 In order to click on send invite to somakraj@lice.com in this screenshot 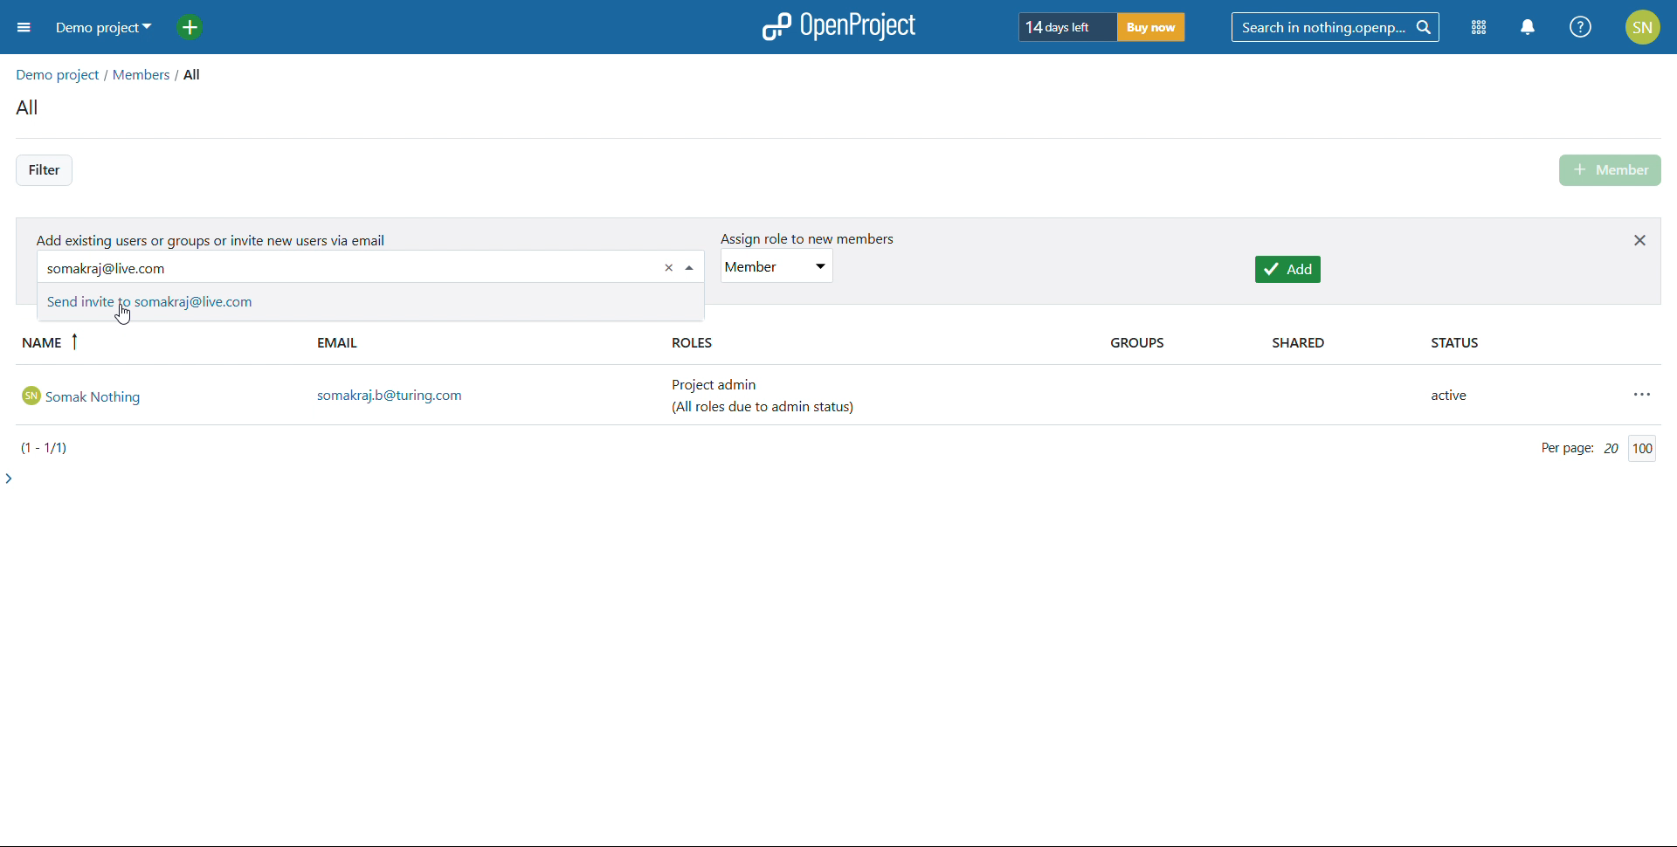, I will do `click(371, 301)`.